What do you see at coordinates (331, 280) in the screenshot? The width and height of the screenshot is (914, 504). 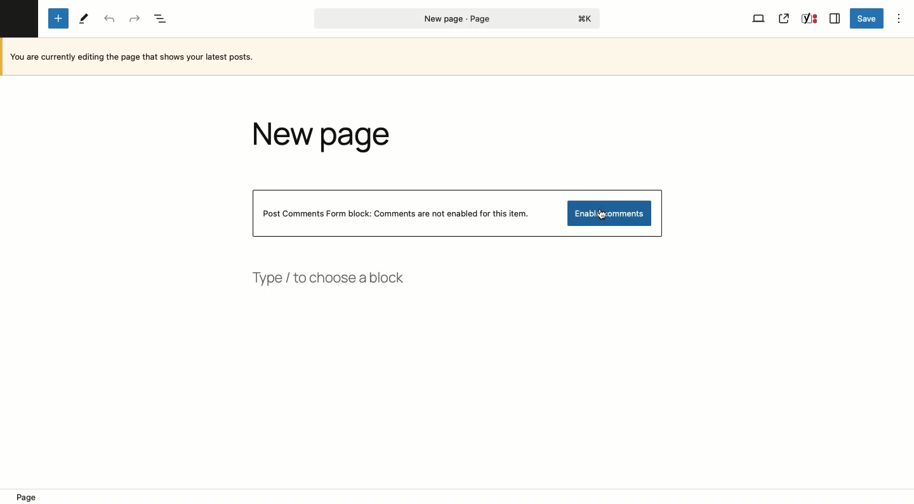 I see `Type / to choose a block` at bounding box center [331, 280].